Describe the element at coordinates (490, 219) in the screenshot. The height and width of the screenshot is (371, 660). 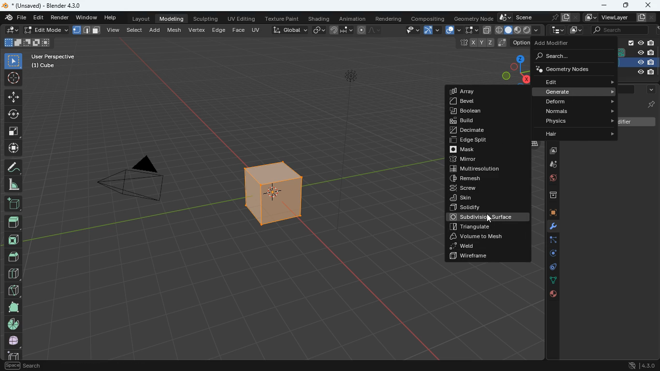
I see `cursor` at that location.